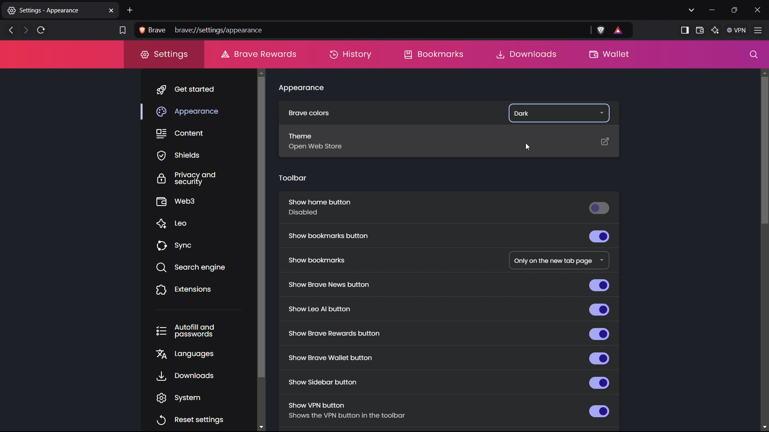 The height and width of the screenshot is (432, 769). Describe the element at coordinates (735, 10) in the screenshot. I see `maximize` at that location.